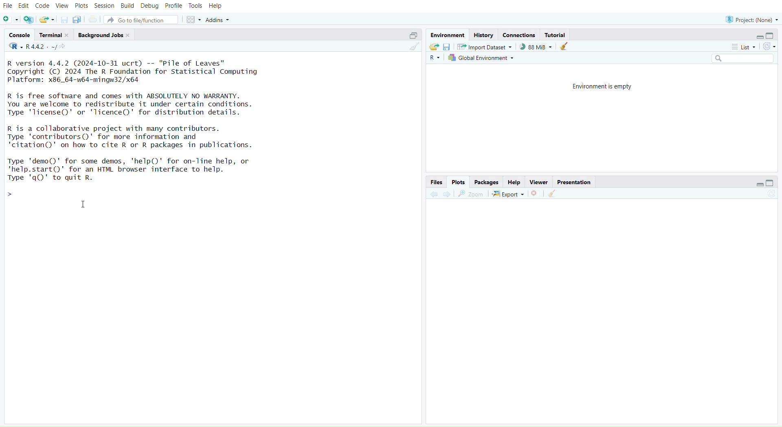 Image resolution: width=782 pixels, height=427 pixels. Describe the element at coordinates (435, 183) in the screenshot. I see `files` at that location.